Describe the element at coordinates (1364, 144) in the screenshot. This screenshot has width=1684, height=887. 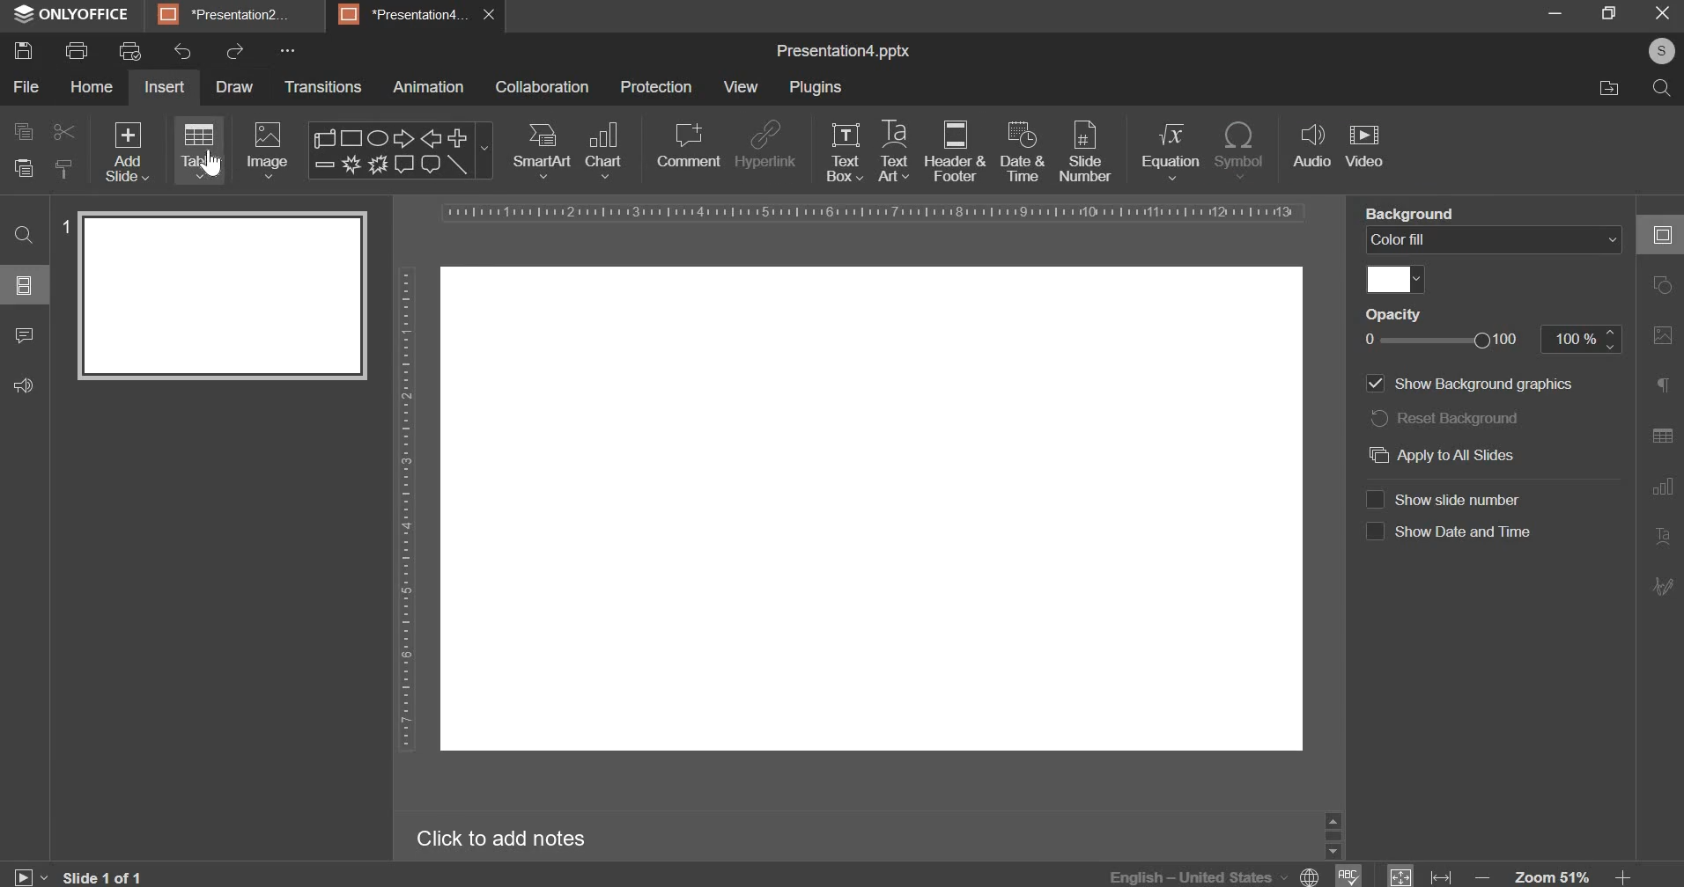
I see `video` at that location.